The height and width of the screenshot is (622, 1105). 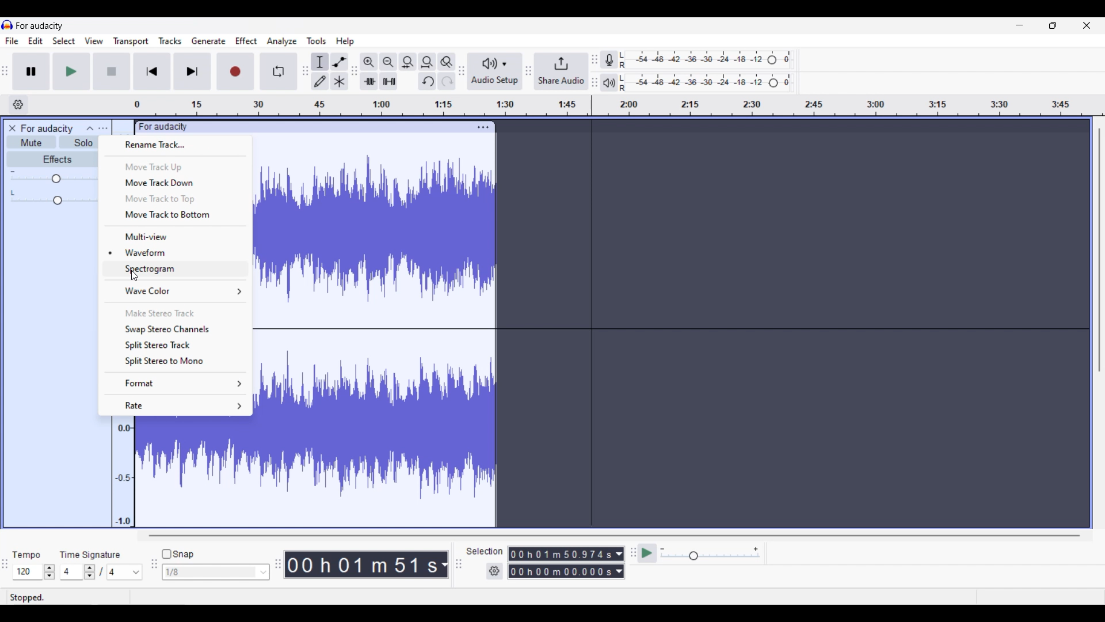 What do you see at coordinates (608, 59) in the screenshot?
I see `Record meter` at bounding box center [608, 59].